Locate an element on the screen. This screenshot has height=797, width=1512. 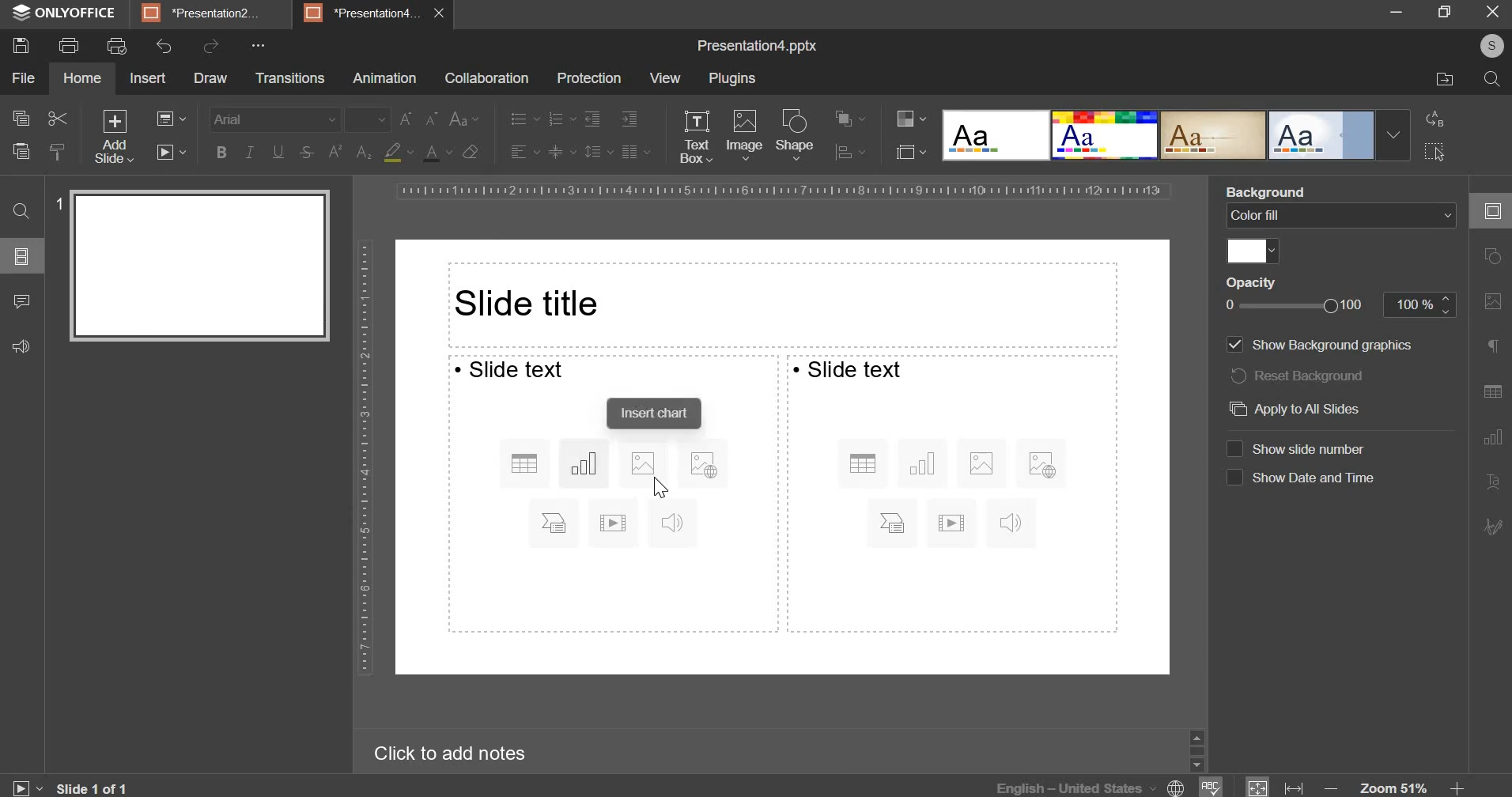
paragraph settings is located at coordinates (1491, 346).